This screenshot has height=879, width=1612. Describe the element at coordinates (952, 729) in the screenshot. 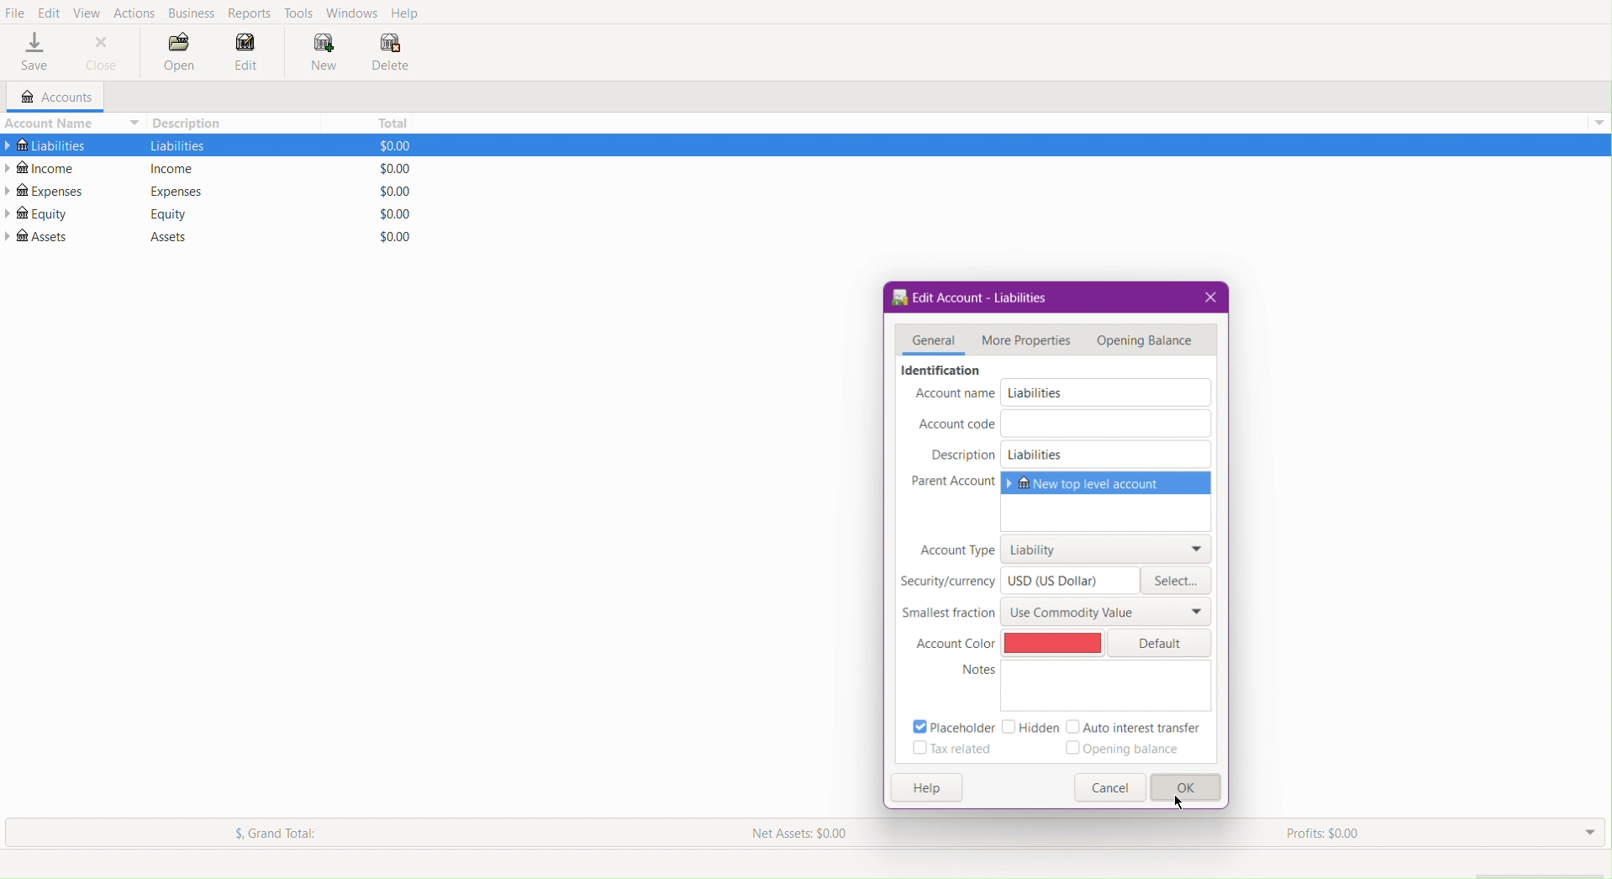

I see `Placeholder` at that location.